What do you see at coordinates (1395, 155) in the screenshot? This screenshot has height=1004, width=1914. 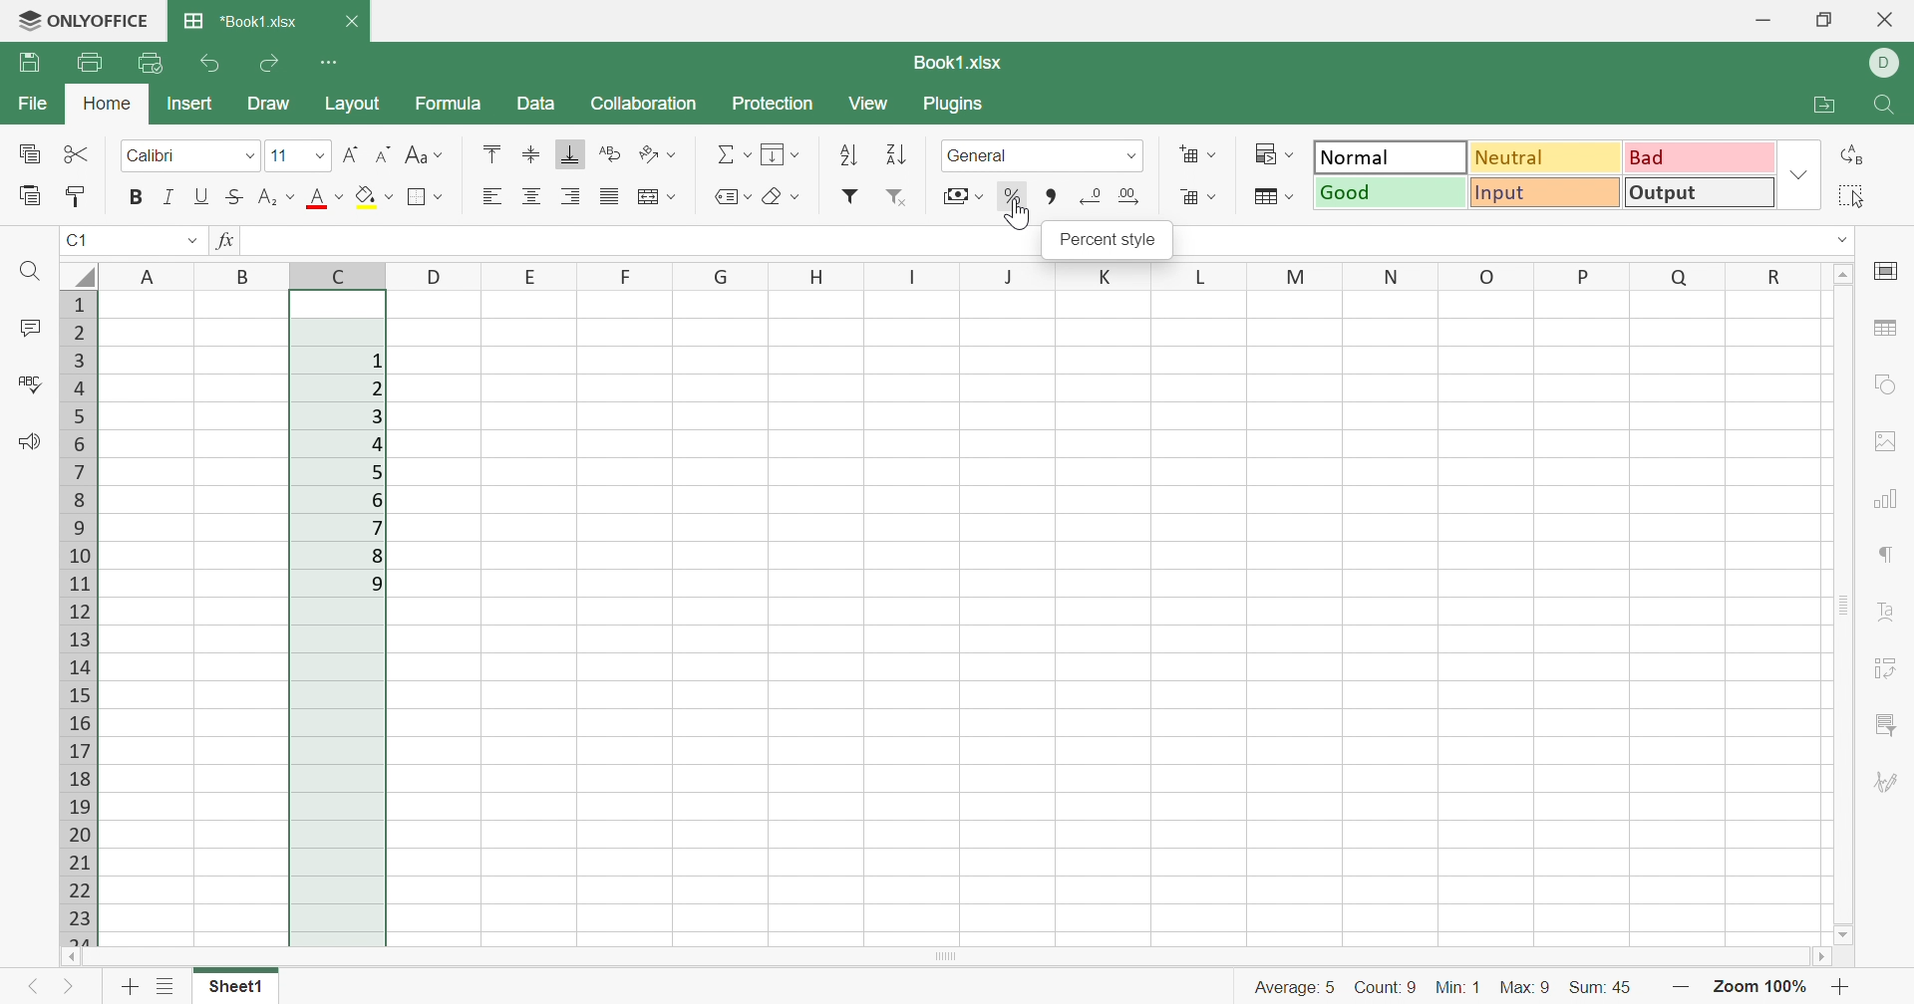 I see `Normal` at bounding box center [1395, 155].